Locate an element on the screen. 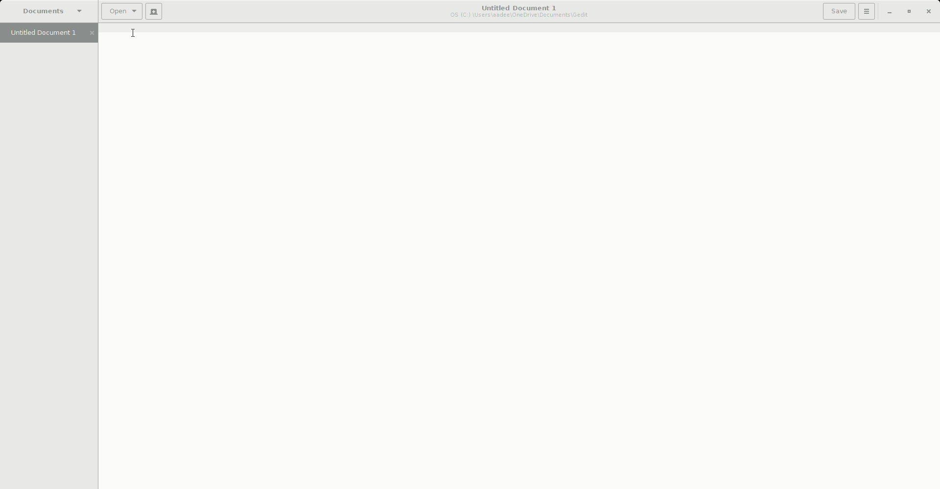 The width and height of the screenshot is (940, 489). Documents is located at coordinates (50, 12).